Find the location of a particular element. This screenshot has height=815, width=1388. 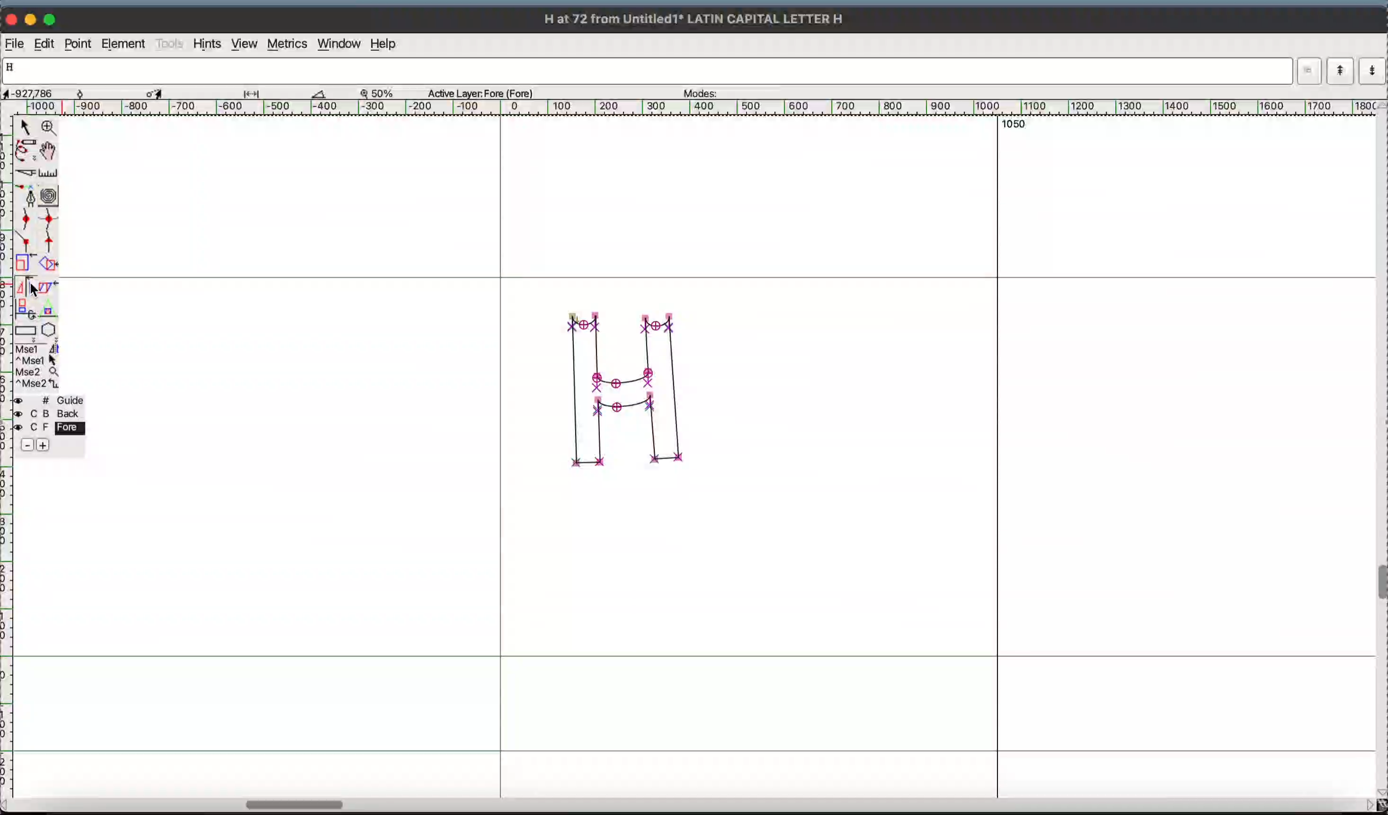

cursor is located at coordinates (36, 290).